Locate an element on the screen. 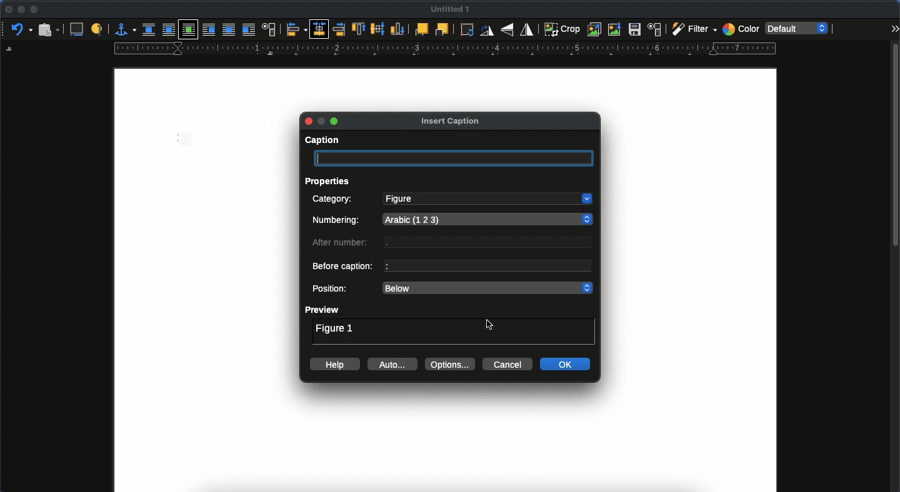  Close is located at coordinates (308, 121).